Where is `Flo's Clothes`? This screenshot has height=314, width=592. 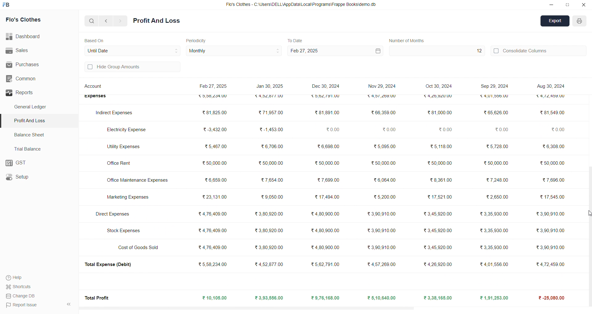 Flo's Clothes is located at coordinates (31, 20).